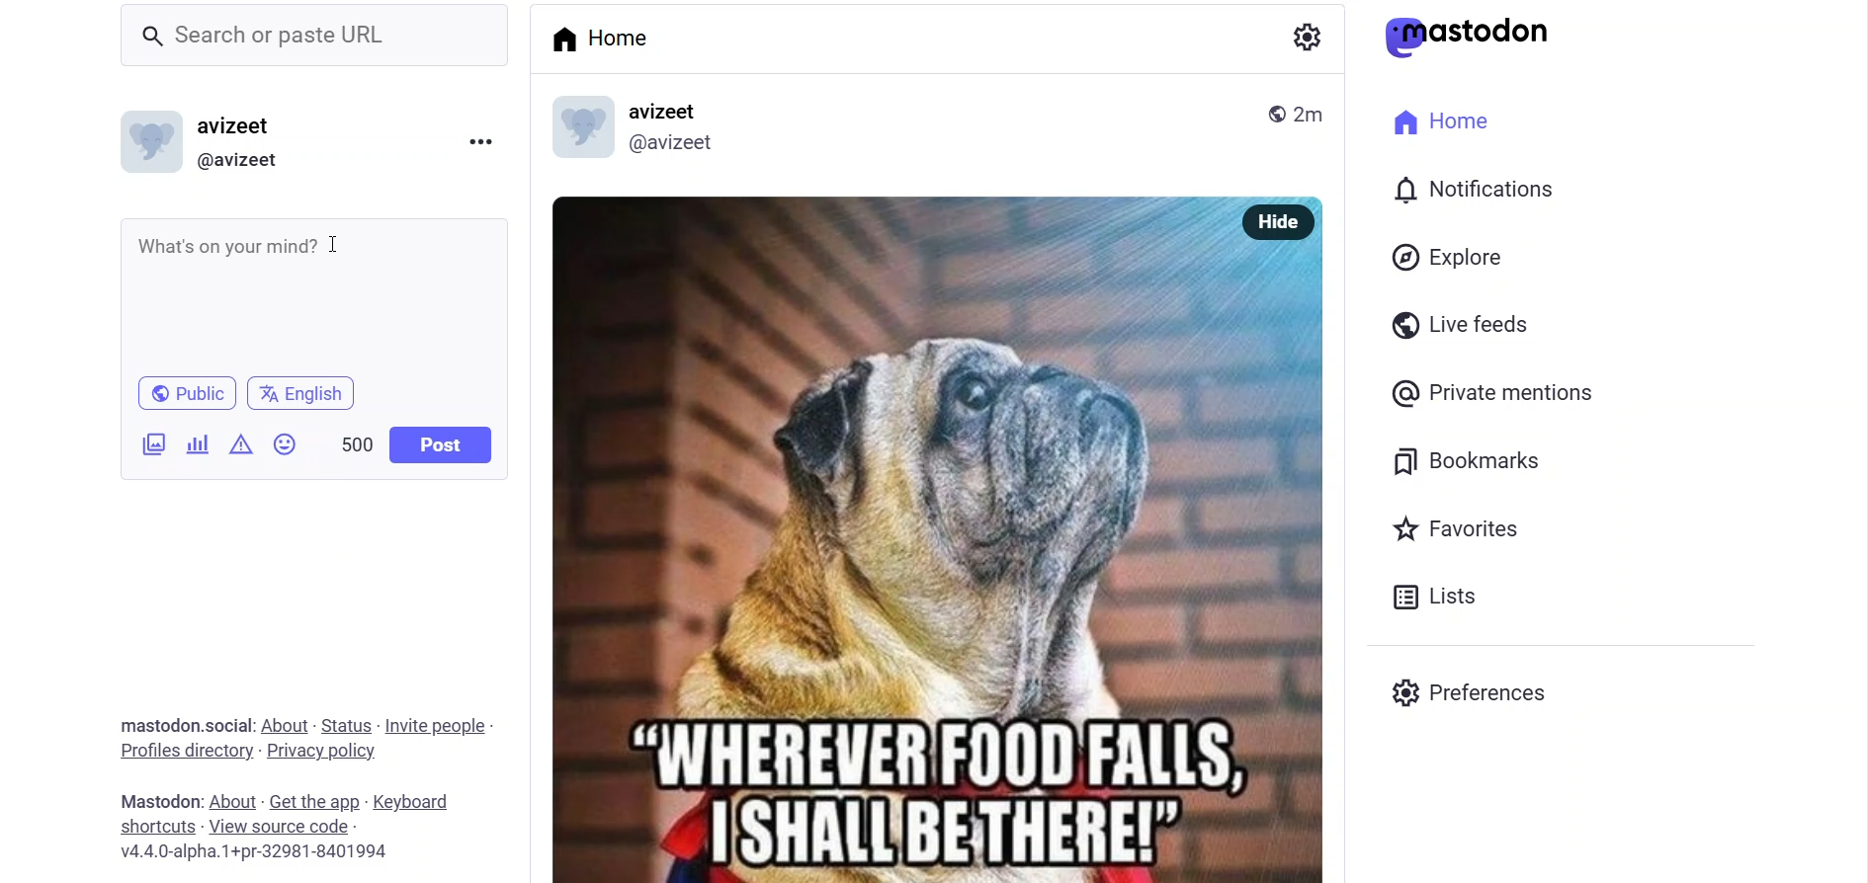 Image resolution: width=1868 pixels, height=883 pixels. I want to click on home, so click(1454, 125).